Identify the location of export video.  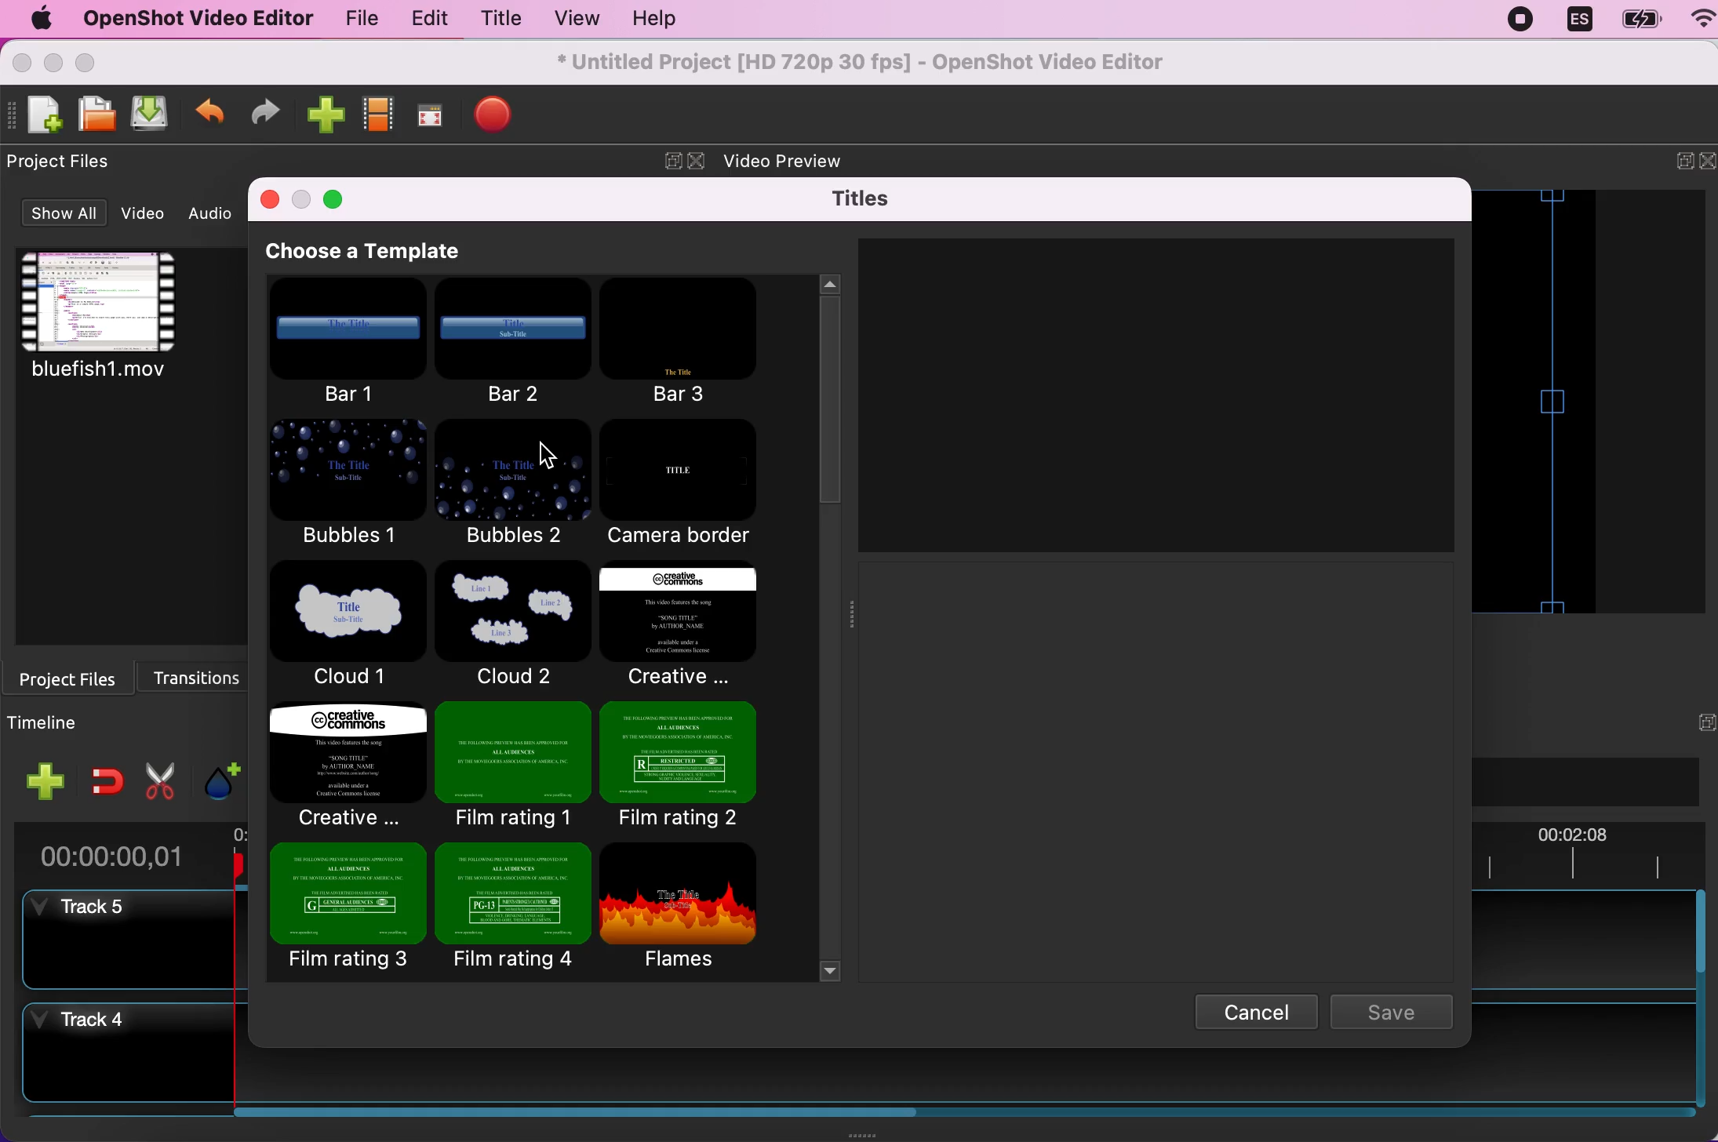
(494, 117).